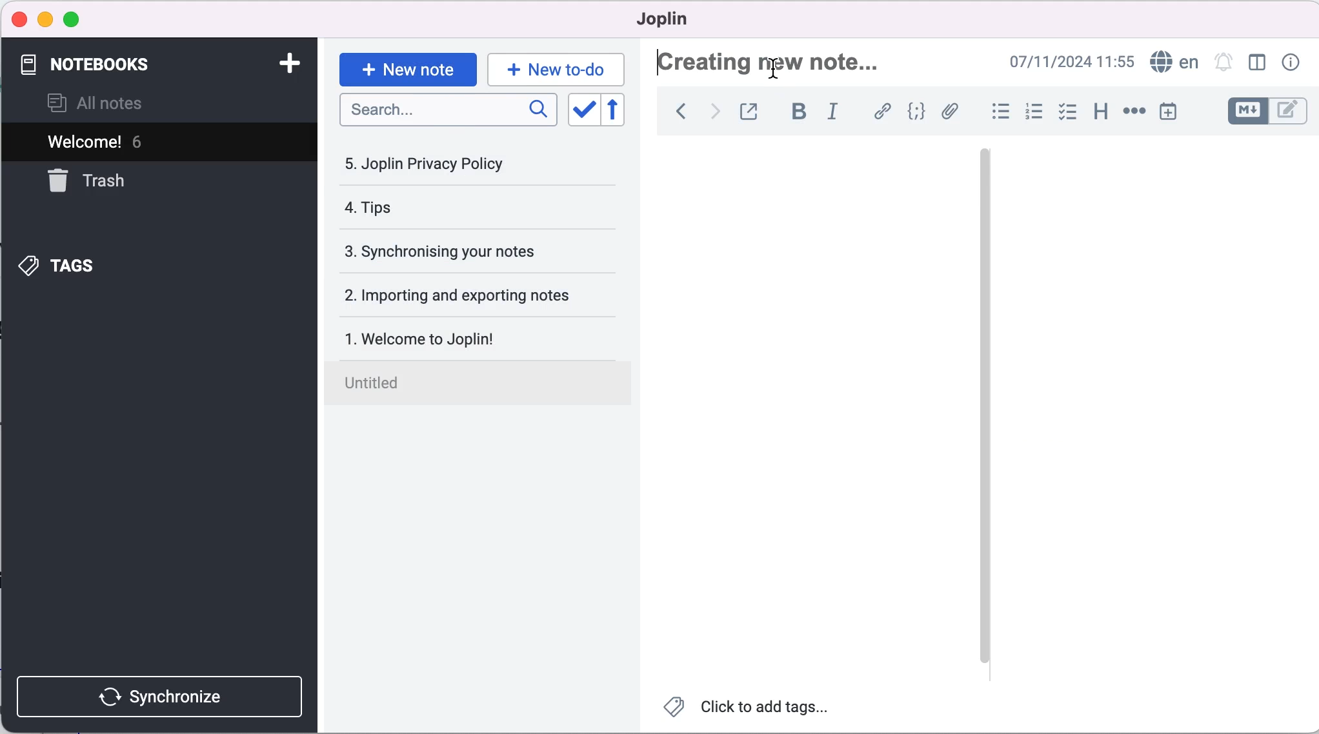 This screenshot has width=1319, height=734. I want to click on minimize, so click(45, 20).